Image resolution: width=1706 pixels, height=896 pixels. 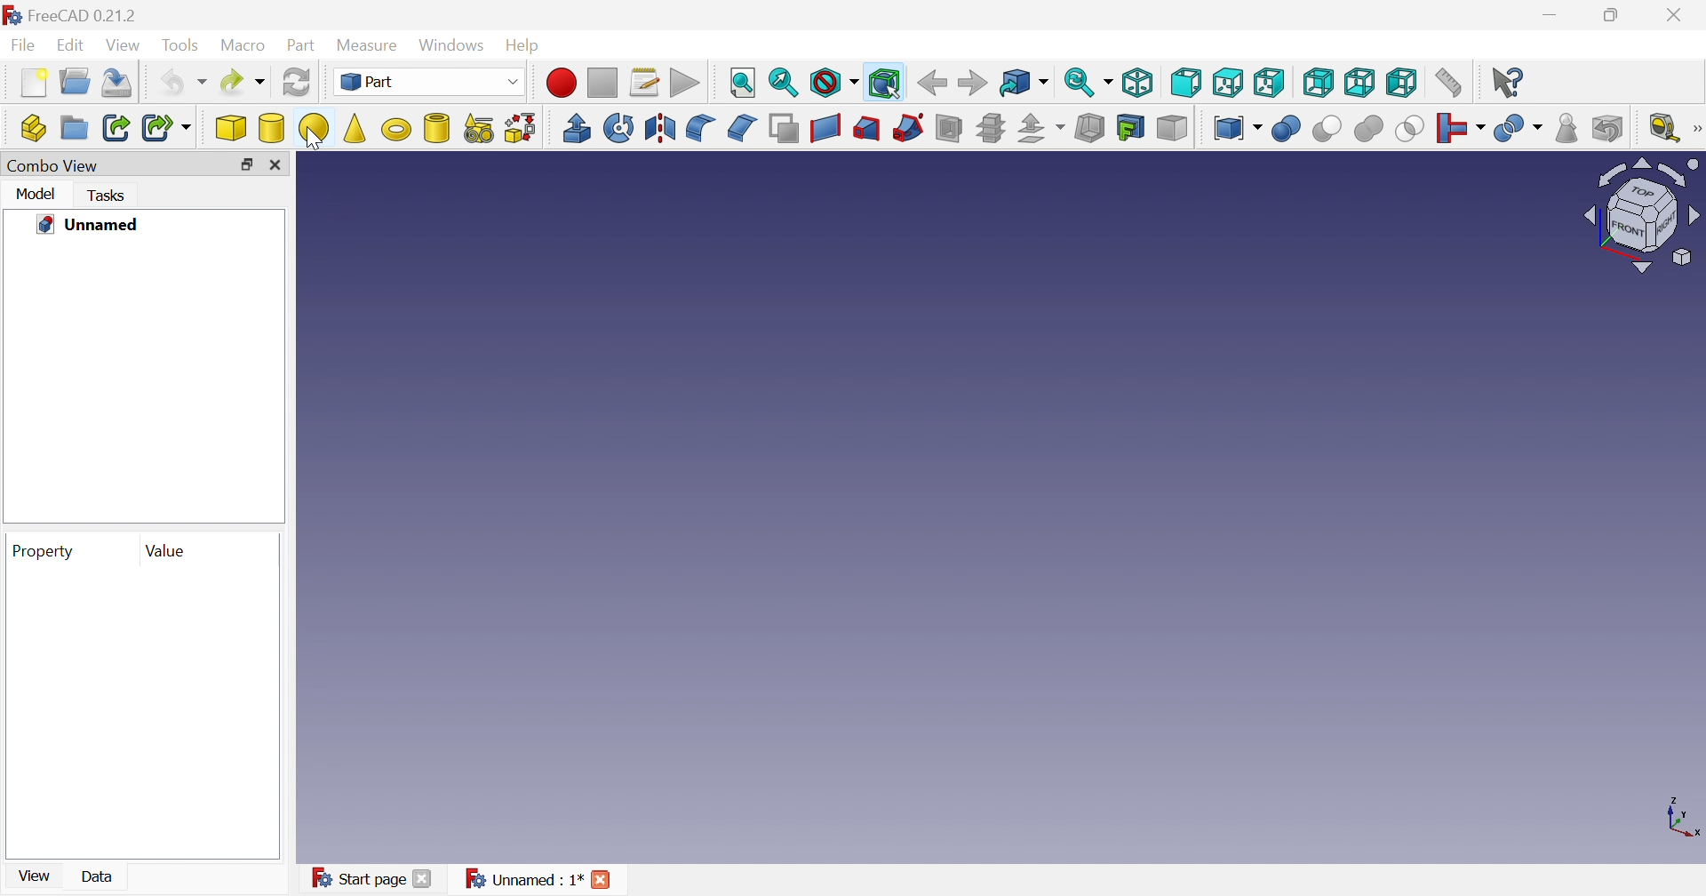 What do you see at coordinates (1663, 130) in the screenshot?
I see `Measure liner` at bounding box center [1663, 130].